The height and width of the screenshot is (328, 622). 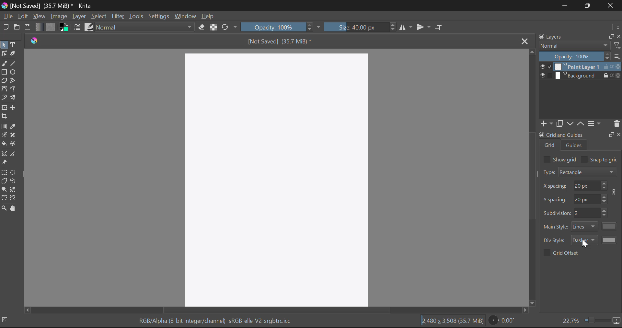 What do you see at coordinates (612, 75) in the screenshot?
I see `actions` at bounding box center [612, 75].